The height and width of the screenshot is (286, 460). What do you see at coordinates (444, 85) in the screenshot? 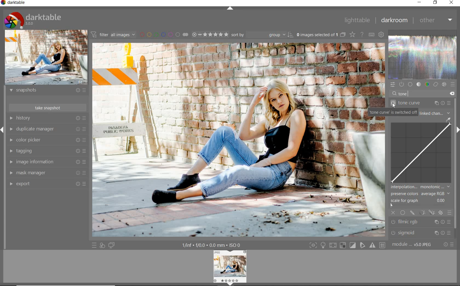
I see `effect` at bounding box center [444, 85].